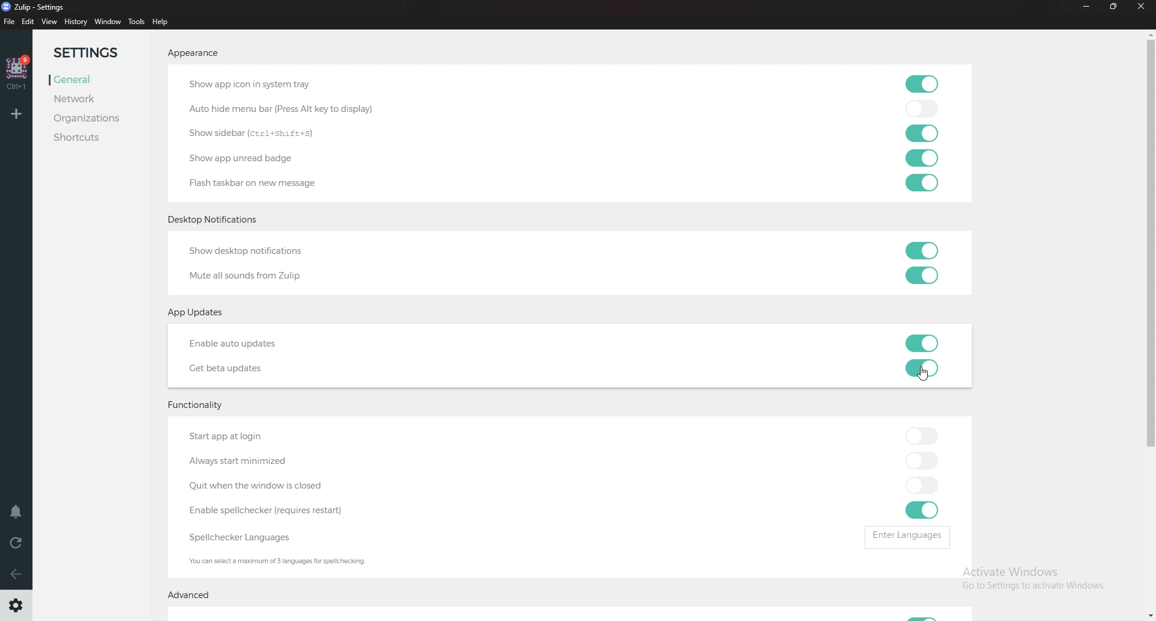 The width and height of the screenshot is (1156, 621). What do you see at coordinates (16, 115) in the screenshot?
I see `Add Workspace` at bounding box center [16, 115].